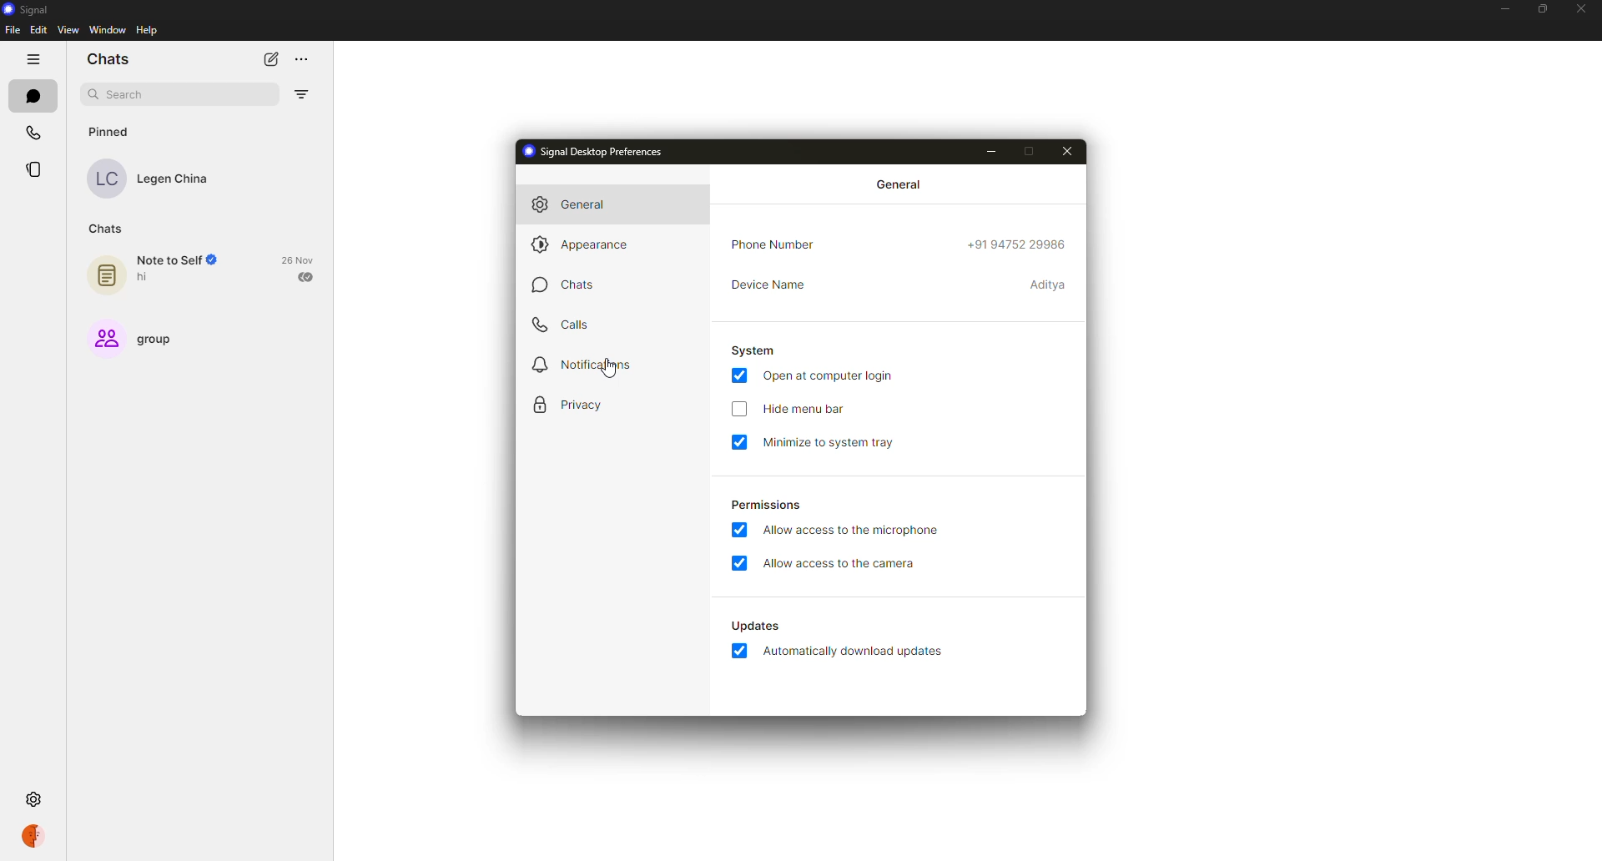 The image size is (1602, 861). Describe the element at coordinates (35, 132) in the screenshot. I see `calls` at that location.